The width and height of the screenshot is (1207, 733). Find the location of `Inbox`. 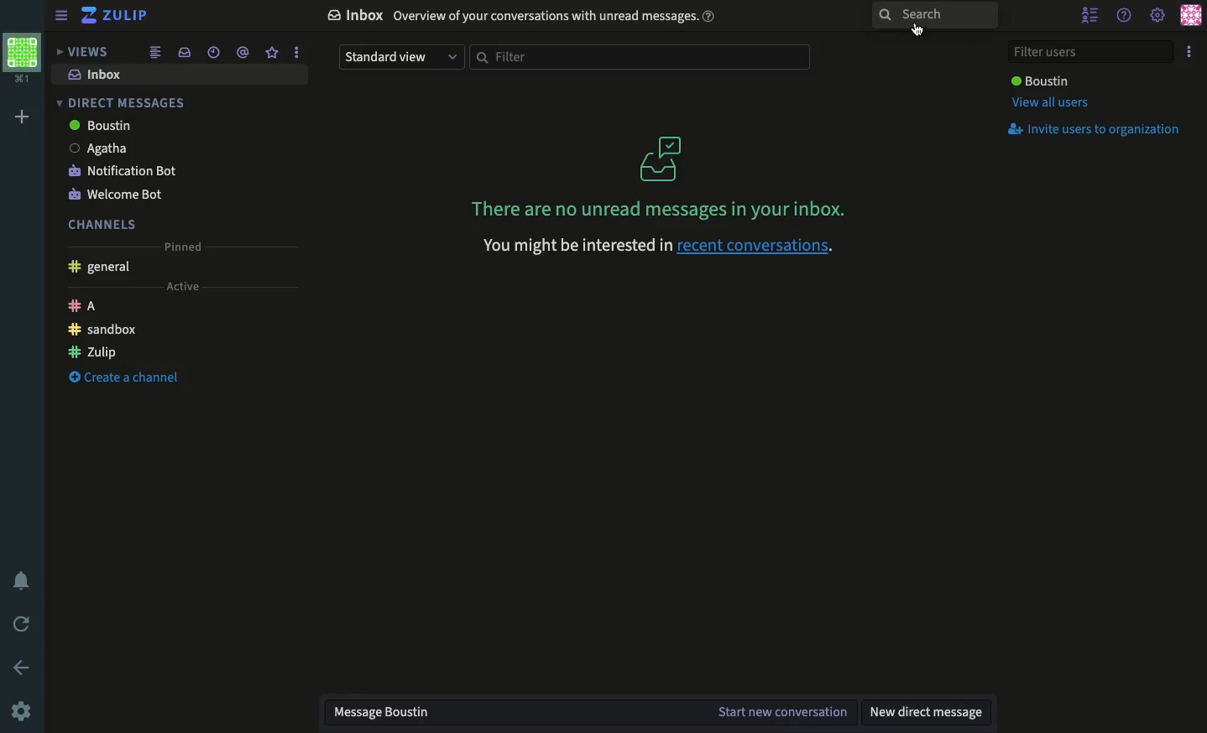

Inbox is located at coordinates (523, 16).